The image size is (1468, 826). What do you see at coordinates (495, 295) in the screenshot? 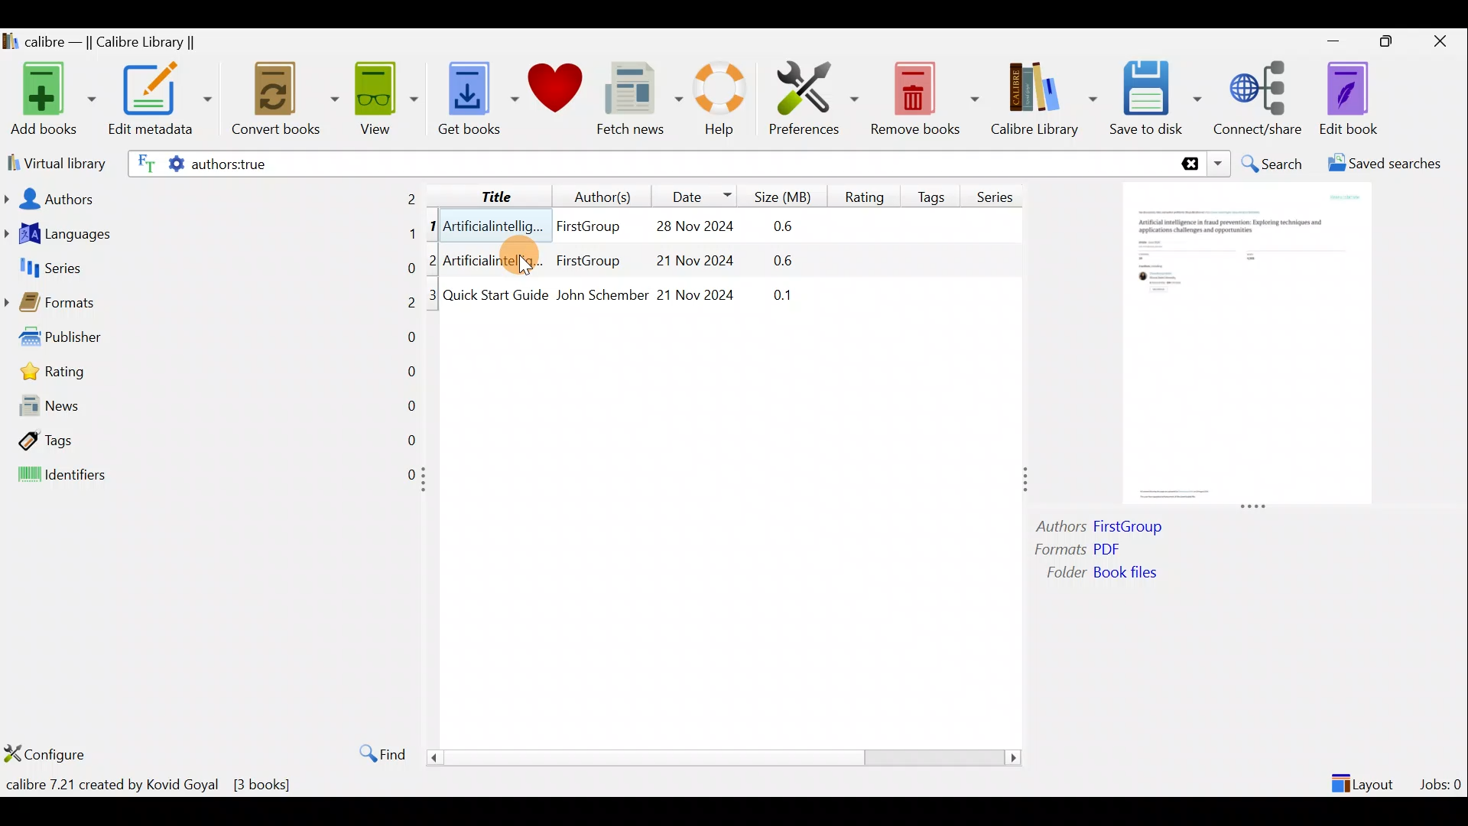
I see `Quick Start Guide` at bounding box center [495, 295].